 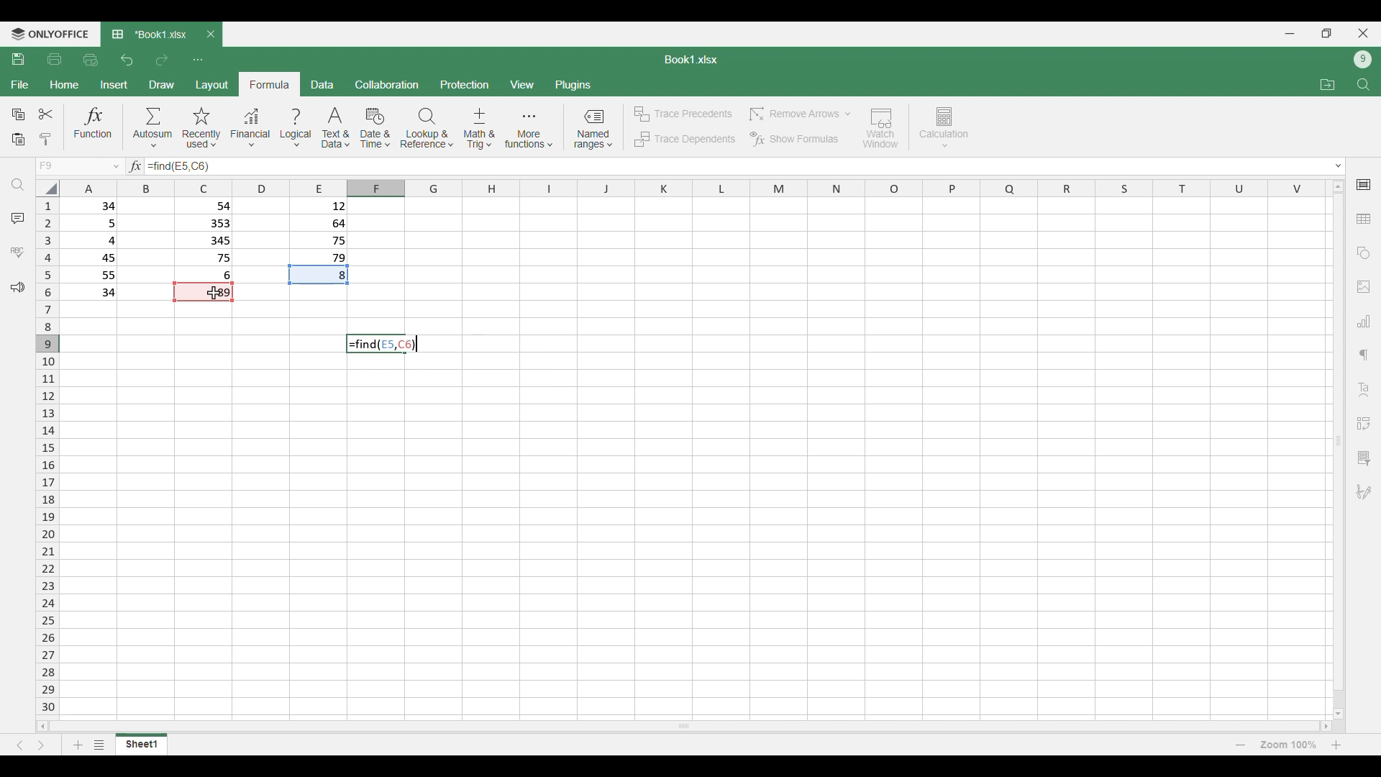 What do you see at coordinates (319, 276) in the screenshot?
I see `Indicates cell has been used in function` at bounding box center [319, 276].